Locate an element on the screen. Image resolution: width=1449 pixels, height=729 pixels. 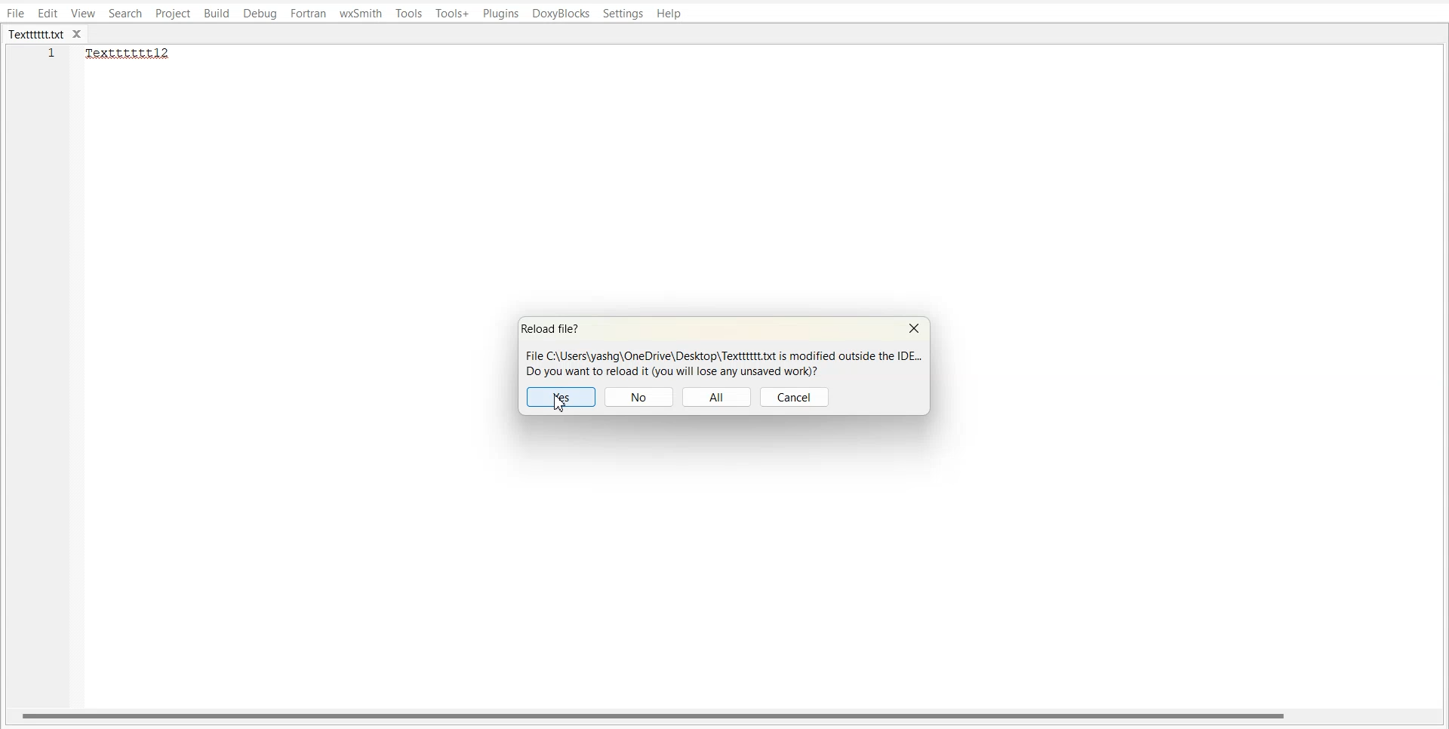
Tools+ is located at coordinates (453, 14).